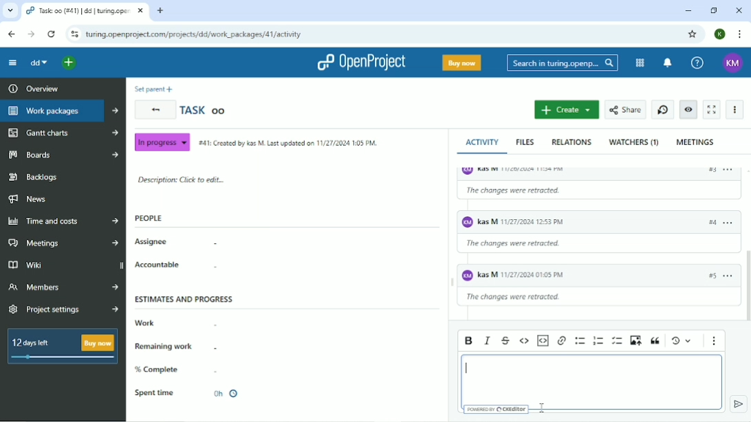 This screenshot has height=422, width=751. I want to click on To notification center, so click(667, 63).